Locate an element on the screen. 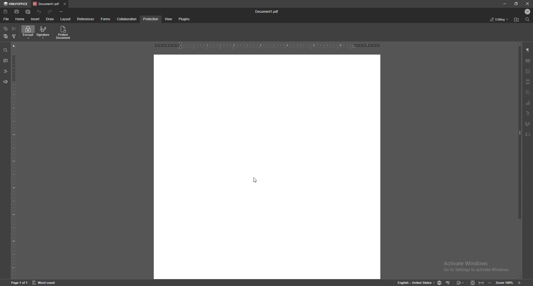  minimize is located at coordinates (504, 4).